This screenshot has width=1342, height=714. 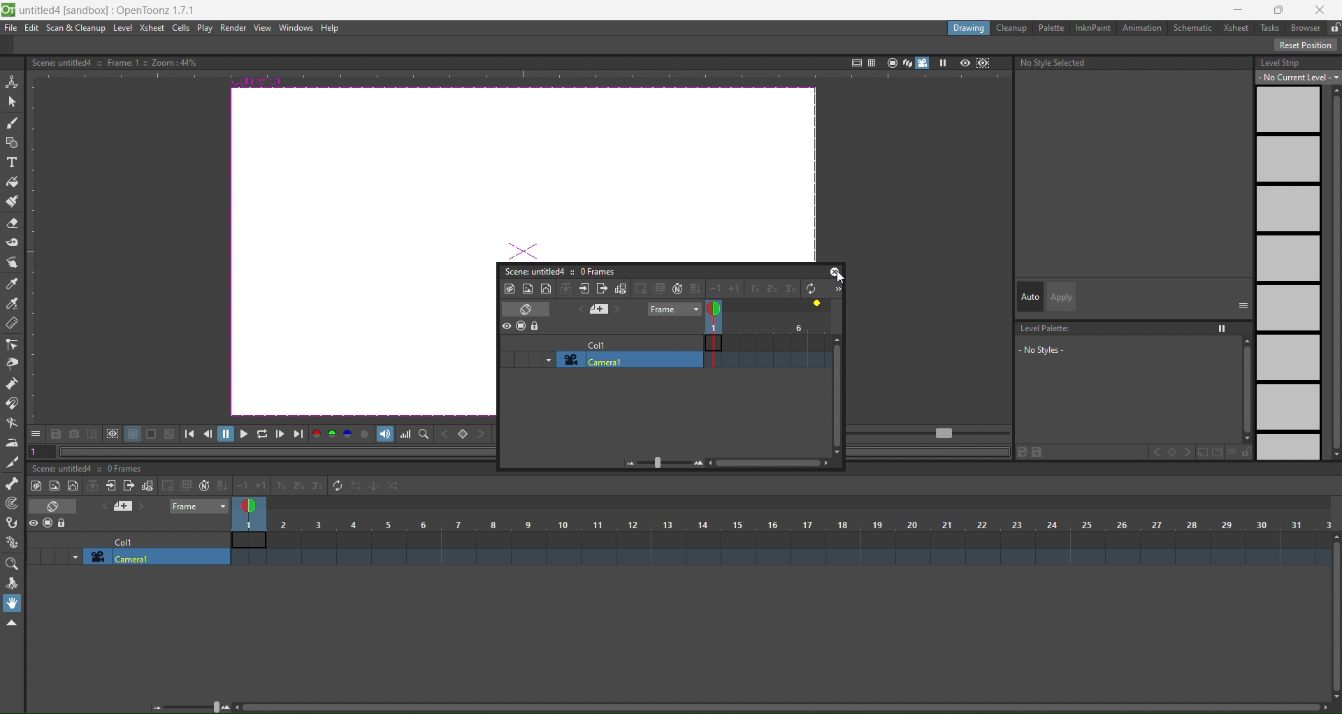 What do you see at coordinates (676, 289) in the screenshot?
I see `auto input cell number` at bounding box center [676, 289].